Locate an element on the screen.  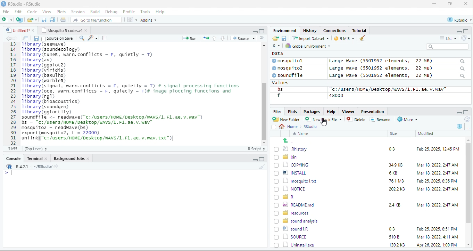
RR R421 - ~/RStudio/ is located at coordinates (30, 167).